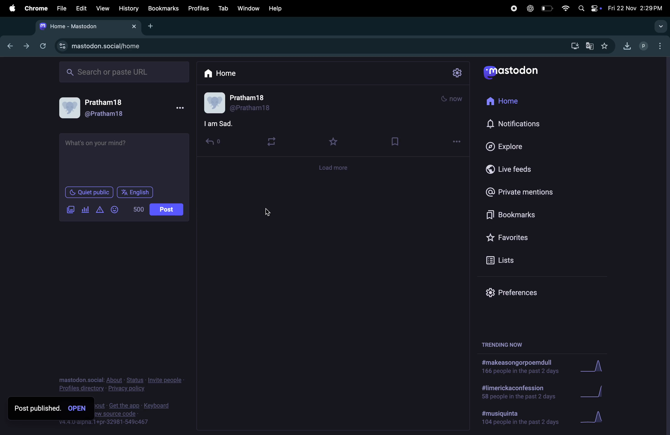 The height and width of the screenshot is (435, 670). Describe the element at coordinates (643, 46) in the screenshot. I see `profiles` at that location.